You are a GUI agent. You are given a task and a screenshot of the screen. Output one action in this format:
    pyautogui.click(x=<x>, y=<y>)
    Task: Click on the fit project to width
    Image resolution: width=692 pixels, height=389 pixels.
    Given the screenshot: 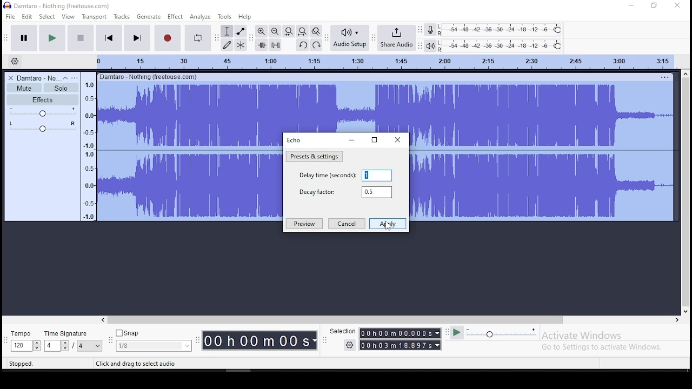 What is the action you would take?
    pyautogui.click(x=289, y=31)
    